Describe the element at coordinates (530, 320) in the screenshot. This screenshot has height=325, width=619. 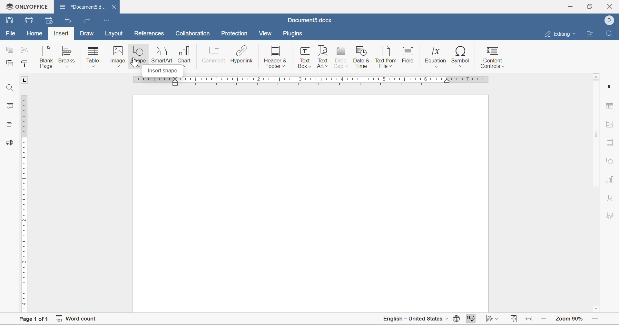
I see `fit to width` at that location.